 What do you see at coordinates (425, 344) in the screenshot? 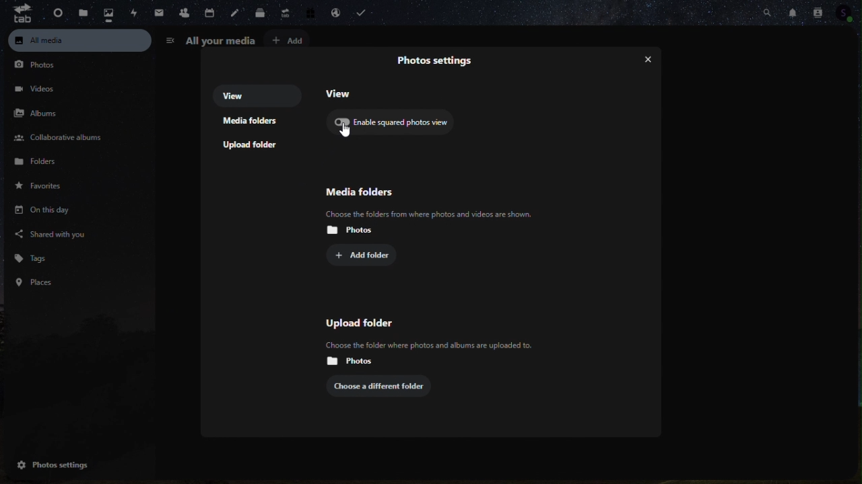
I see `Choose the folder where photos and albums are uploaded to.` at bounding box center [425, 344].